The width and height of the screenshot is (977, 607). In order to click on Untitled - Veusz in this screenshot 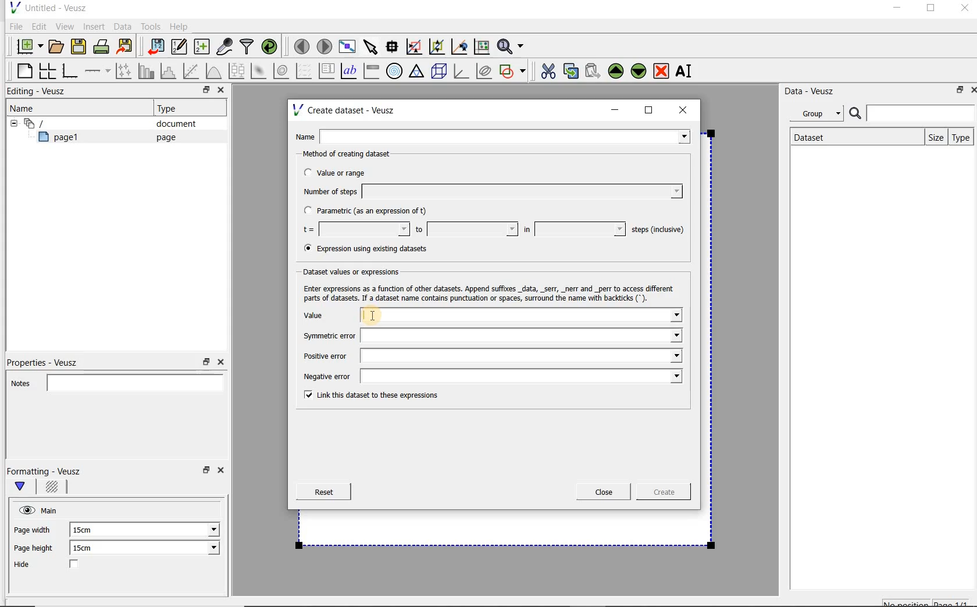, I will do `click(47, 7)`.